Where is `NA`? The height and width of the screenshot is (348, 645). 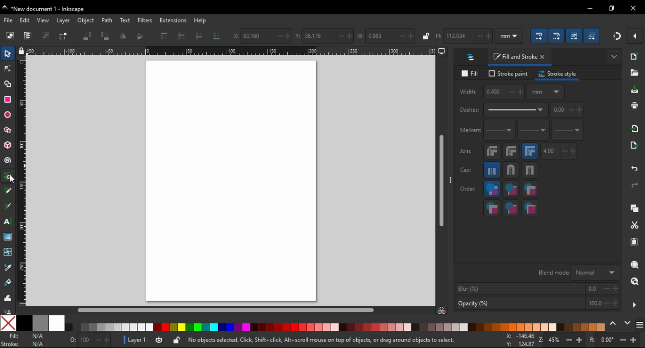 NA is located at coordinates (37, 340).